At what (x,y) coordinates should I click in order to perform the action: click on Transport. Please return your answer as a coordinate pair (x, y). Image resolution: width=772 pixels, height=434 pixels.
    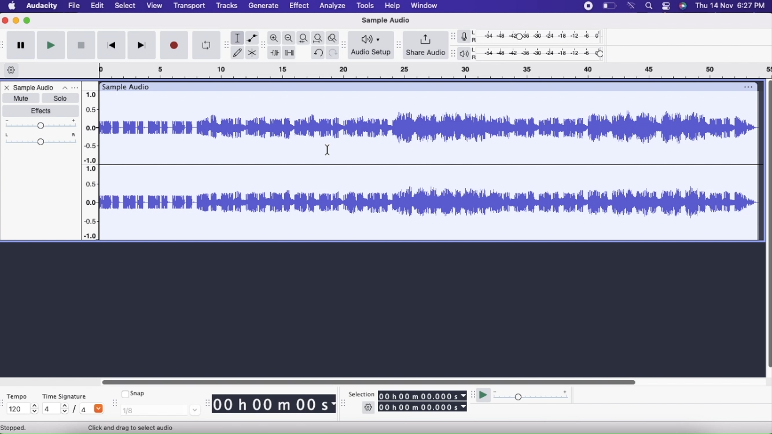
    Looking at the image, I should click on (190, 6).